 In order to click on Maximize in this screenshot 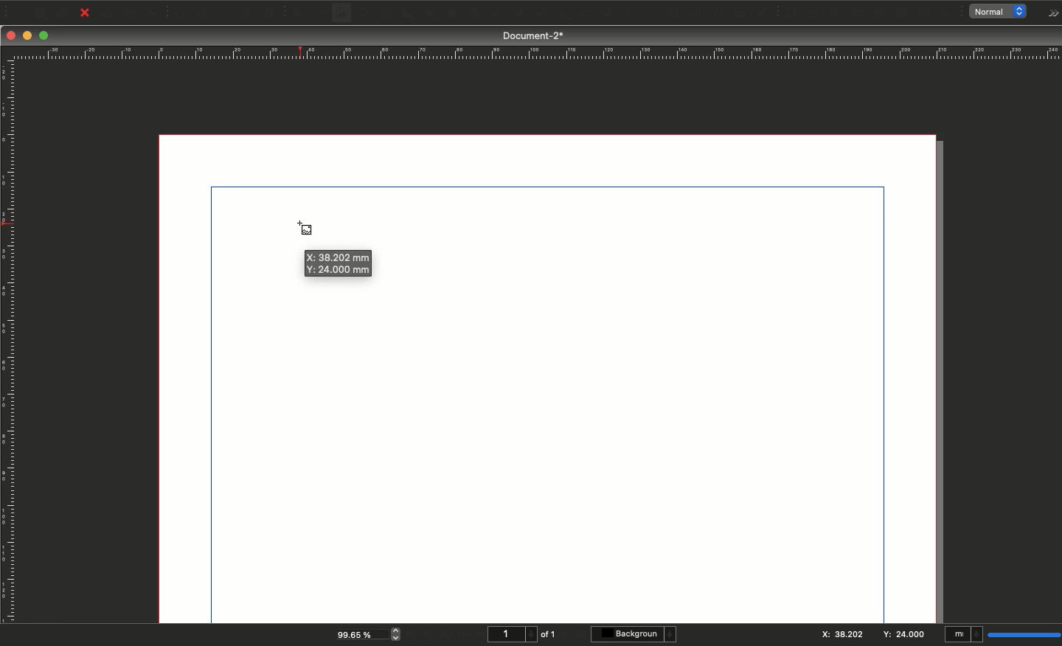, I will do `click(45, 37)`.